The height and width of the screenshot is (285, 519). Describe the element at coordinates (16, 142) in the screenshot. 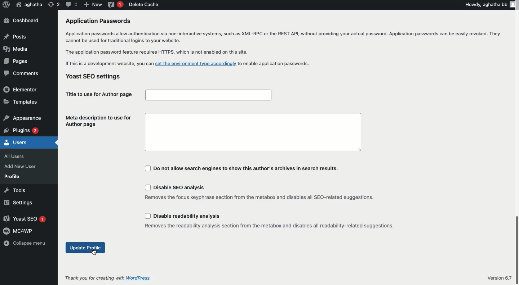

I see `Users` at that location.